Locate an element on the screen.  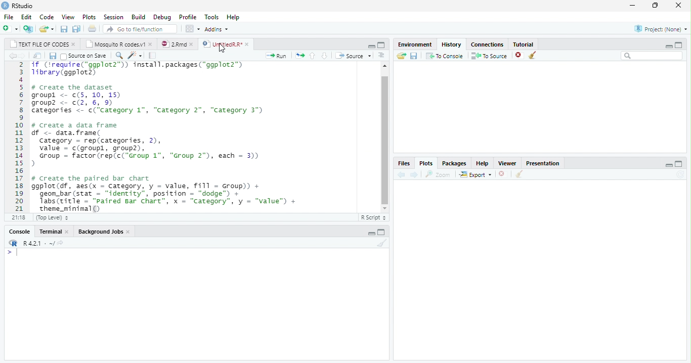
presentation is located at coordinates (548, 162).